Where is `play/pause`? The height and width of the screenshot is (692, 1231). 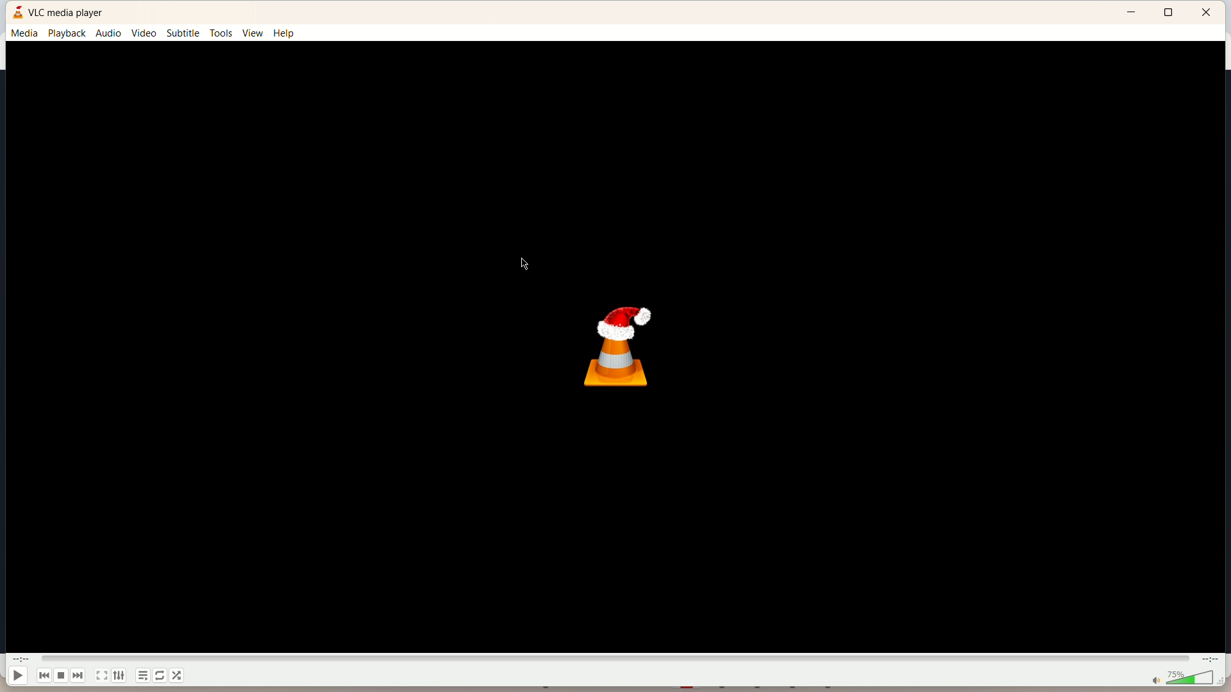
play/pause is located at coordinates (60, 675).